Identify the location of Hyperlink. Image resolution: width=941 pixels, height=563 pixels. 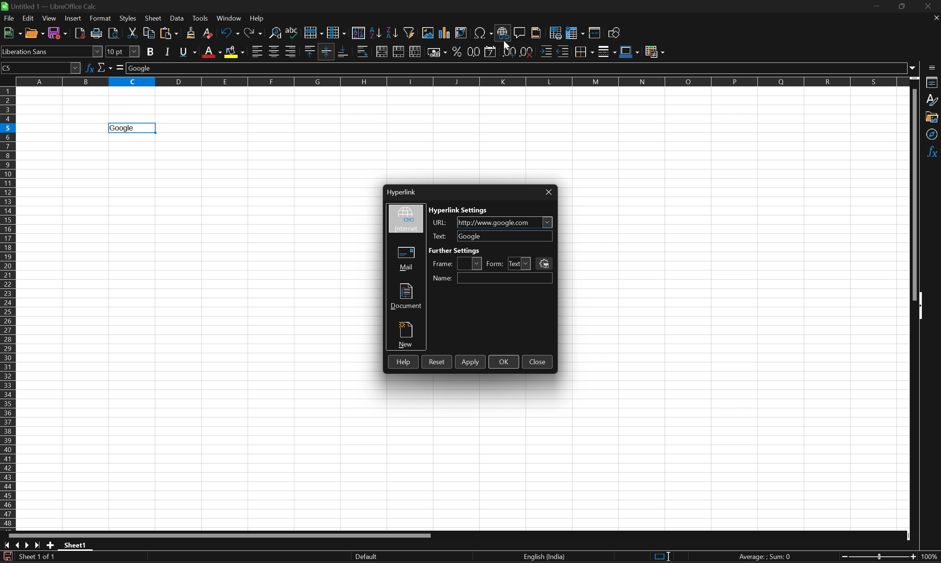
(401, 192).